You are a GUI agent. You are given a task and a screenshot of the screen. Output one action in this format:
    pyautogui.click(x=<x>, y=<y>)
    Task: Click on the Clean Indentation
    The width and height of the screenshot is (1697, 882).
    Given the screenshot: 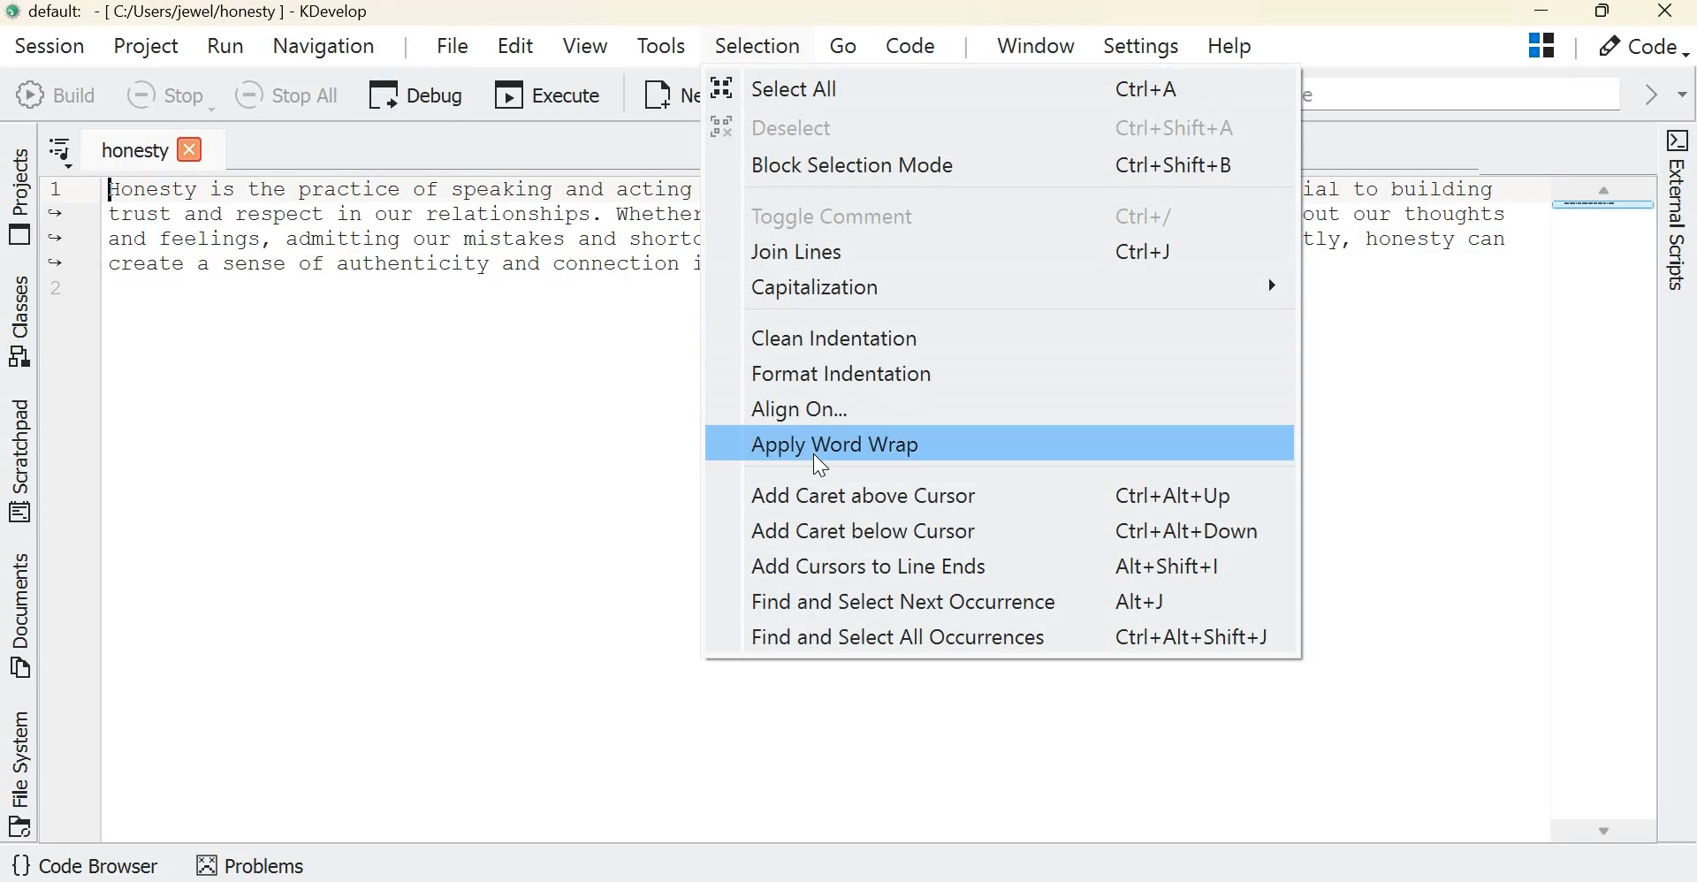 What is the action you would take?
    pyautogui.click(x=840, y=337)
    